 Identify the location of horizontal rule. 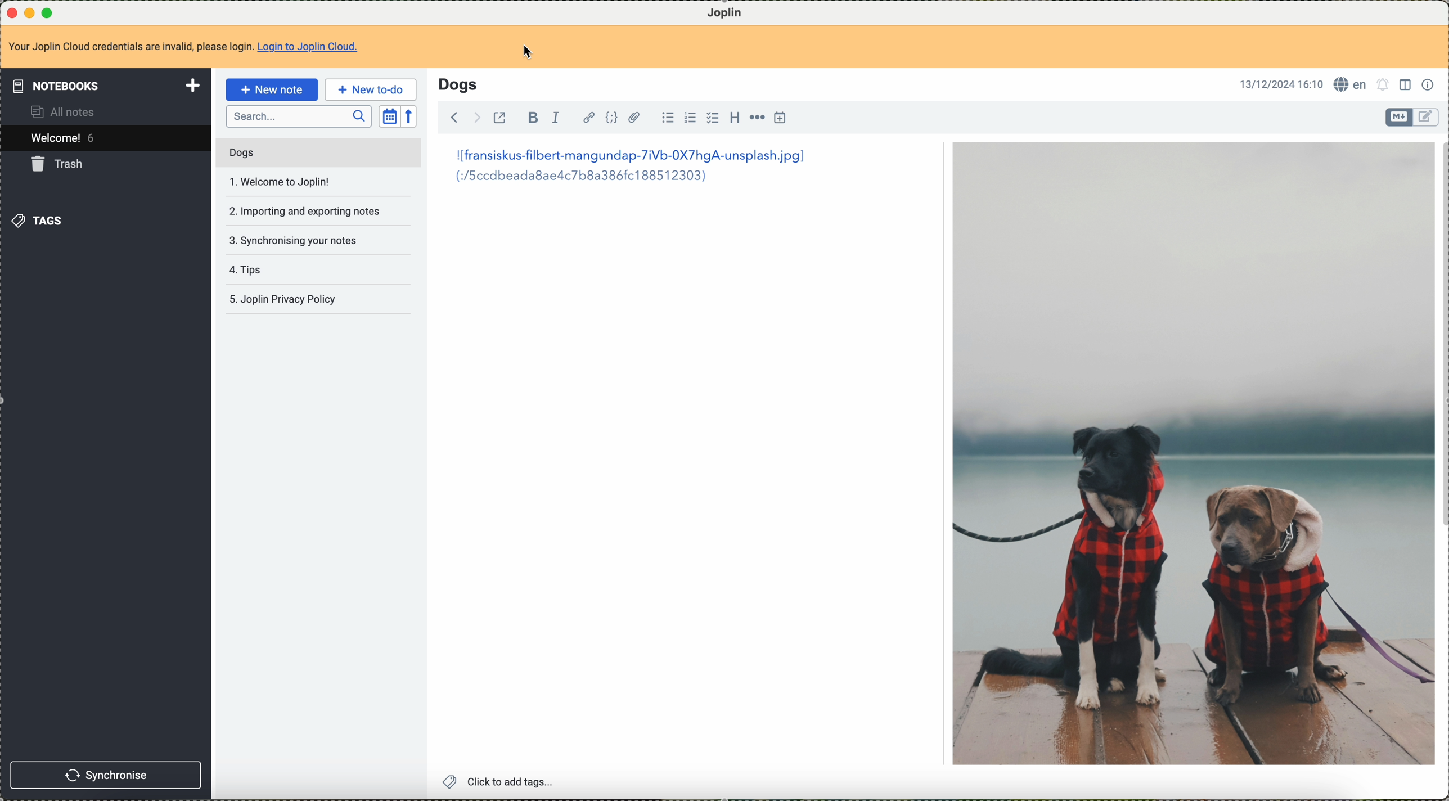
(757, 119).